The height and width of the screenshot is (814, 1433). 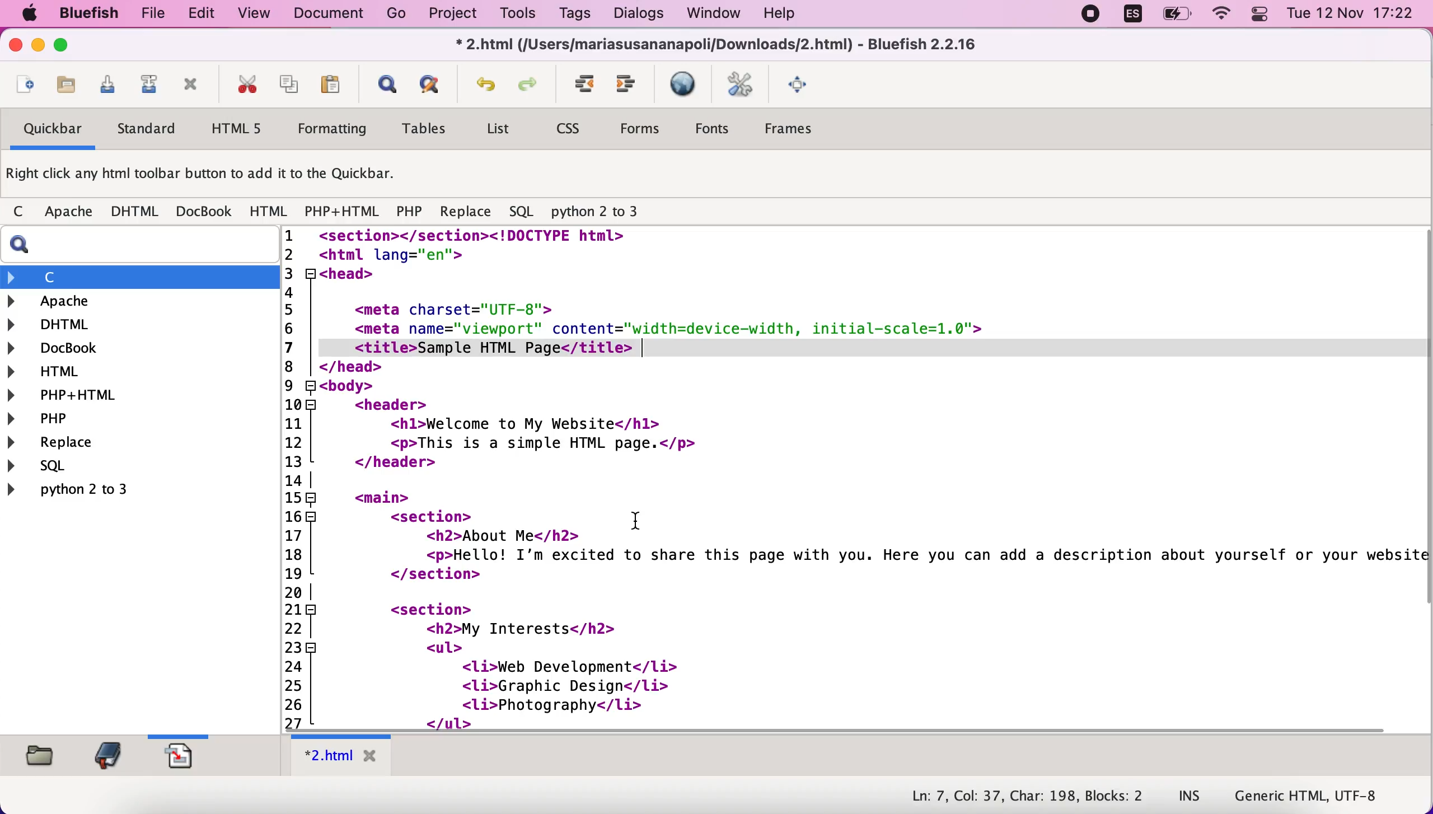 What do you see at coordinates (746, 86) in the screenshot?
I see `Edit preferences` at bounding box center [746, 86].